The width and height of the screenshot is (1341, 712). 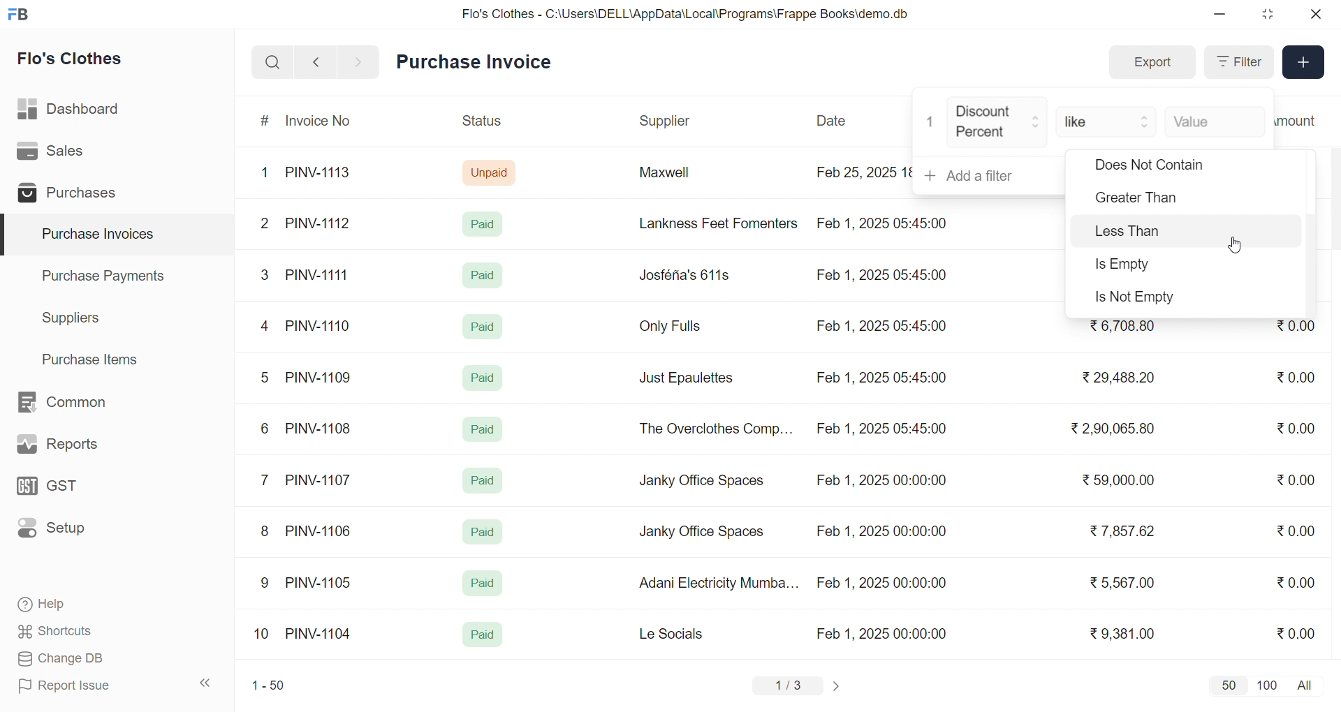 What do you see at coordinates (88, 632) in the screenshot?
I see `Shortcuts` at bounding box center [88, 632].